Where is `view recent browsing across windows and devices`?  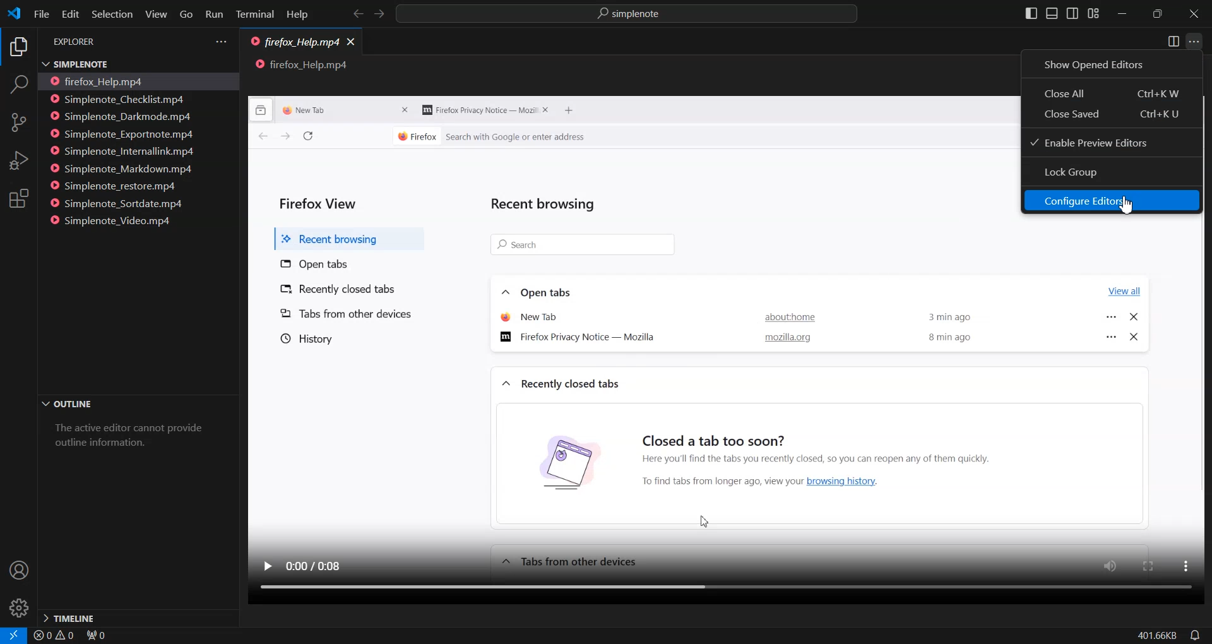
view recent browsing across windows and devices is located at coordinates (261, 110).